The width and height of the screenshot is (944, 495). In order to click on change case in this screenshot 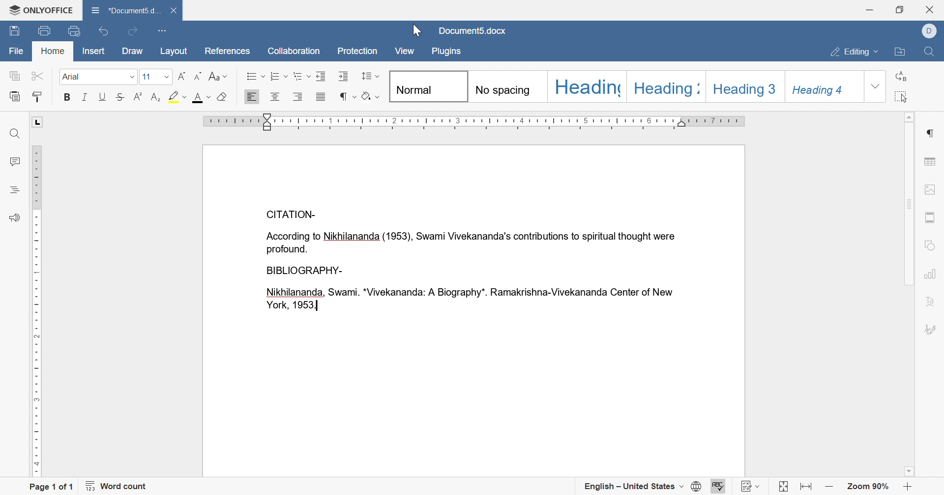, I will do `click(219, 76)`.